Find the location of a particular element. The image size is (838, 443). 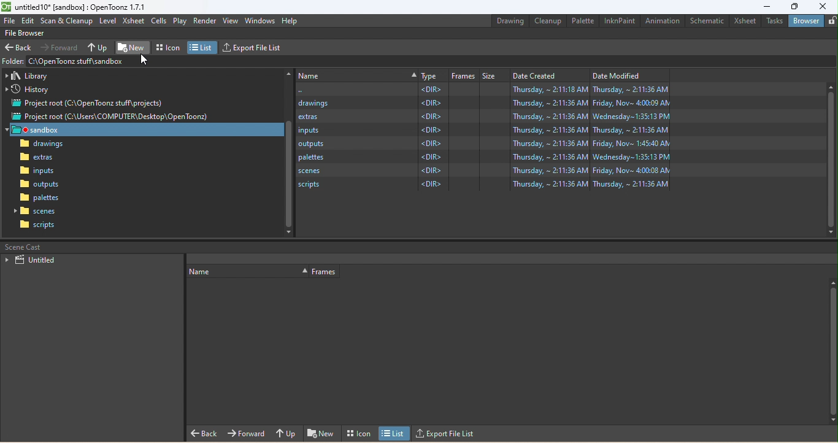

drawings is located at coordinates (482, 103).